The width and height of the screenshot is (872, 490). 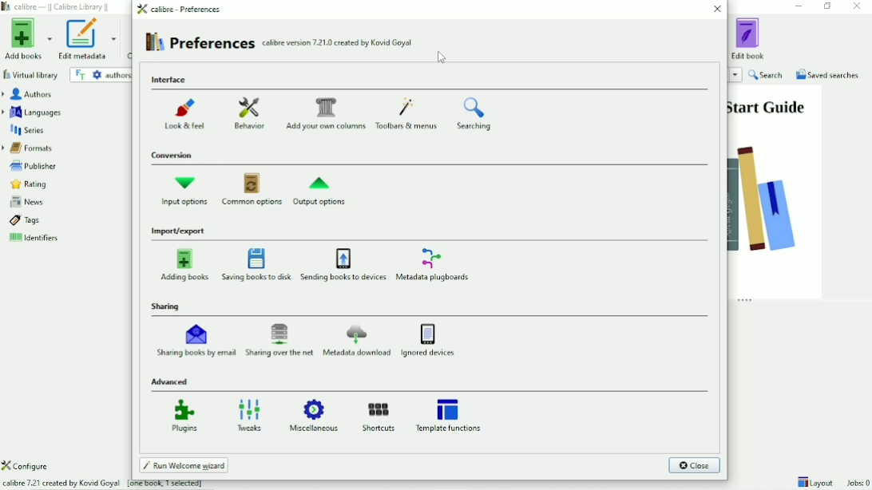 I want to click on Tags, so click(x=62, y=221).